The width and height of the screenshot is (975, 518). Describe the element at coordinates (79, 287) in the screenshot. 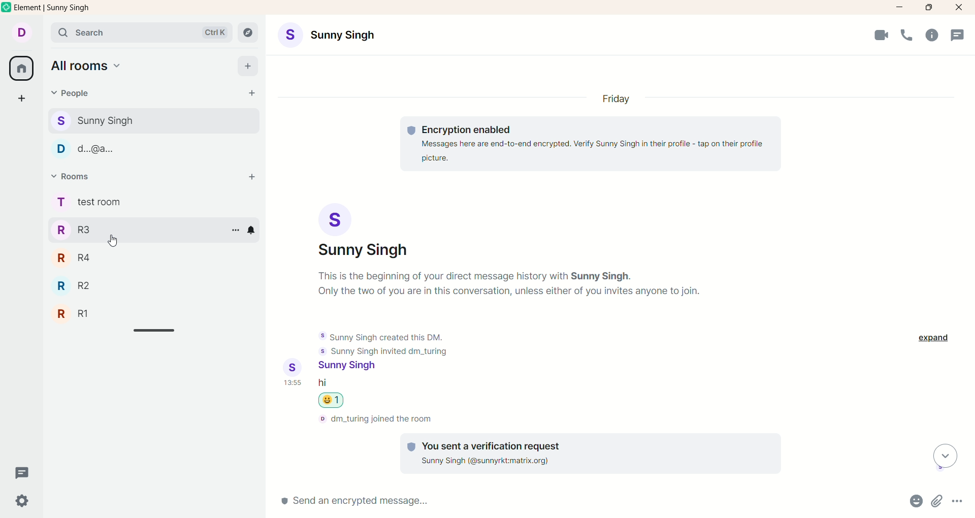

I see `42` at that location.